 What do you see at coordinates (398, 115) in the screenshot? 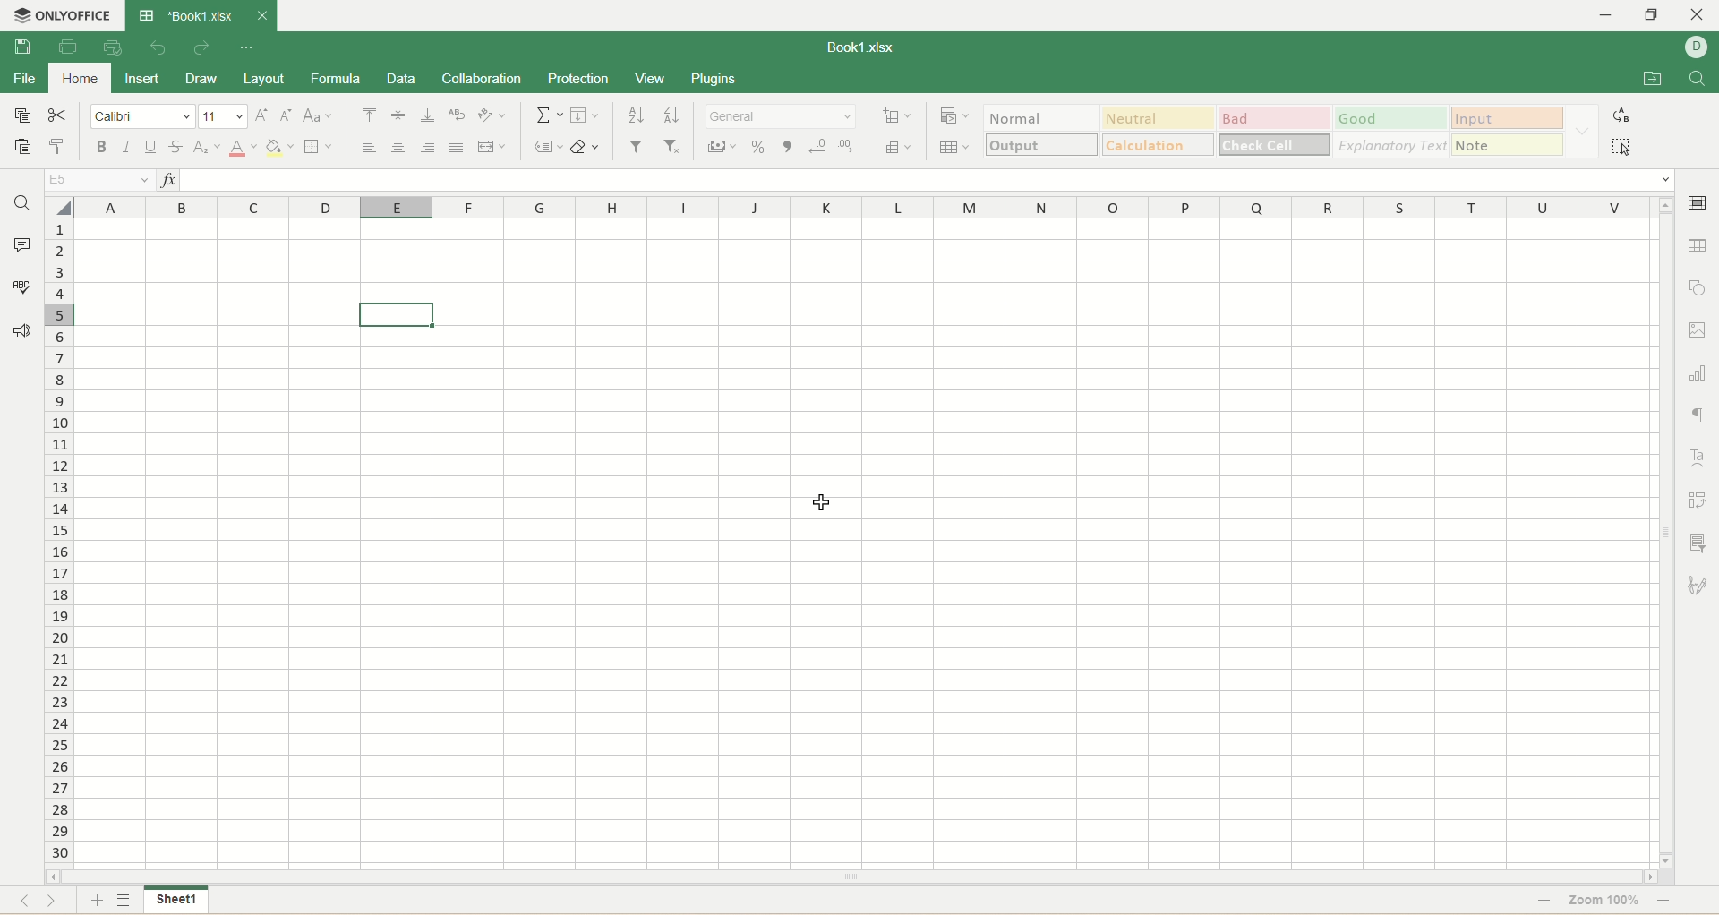
I see `align middle` at bounding box center [398, 115].